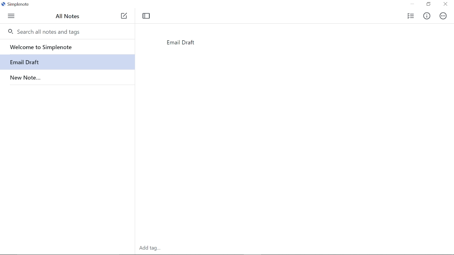  What do you see at coordinates (124, 16) in the screenshot?
I see `Add note` at bounding box center [124, 16].